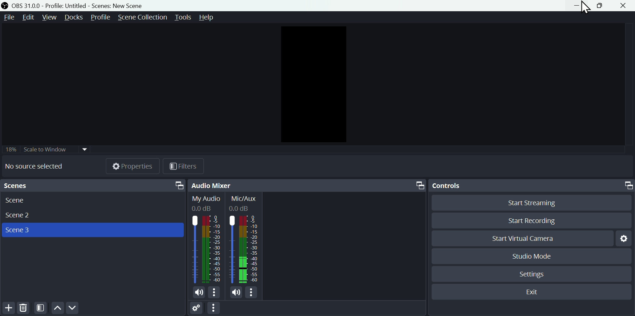 This screenshot has height=316, width=635. What do you see at coordinates (206, 239) in the screenshot?
I see `Desktop Audio` at bounding box center [206, 239].